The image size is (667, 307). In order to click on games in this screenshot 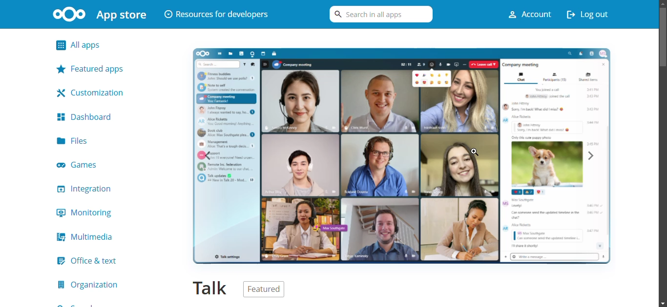, I will do `click(85, 165)`.